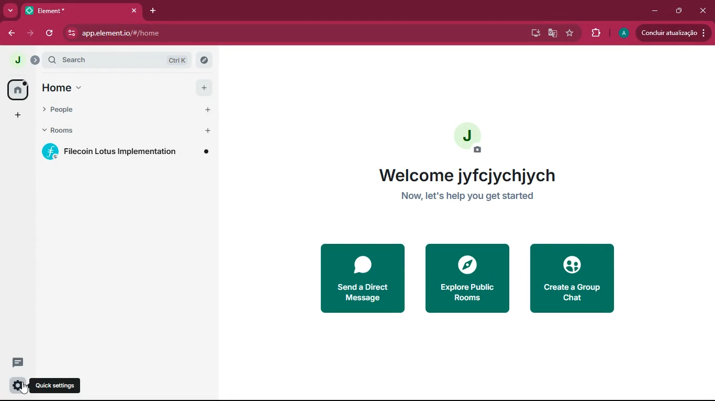 This screenshot has width=715, height=401. I want to click on send, so click(363, 278).